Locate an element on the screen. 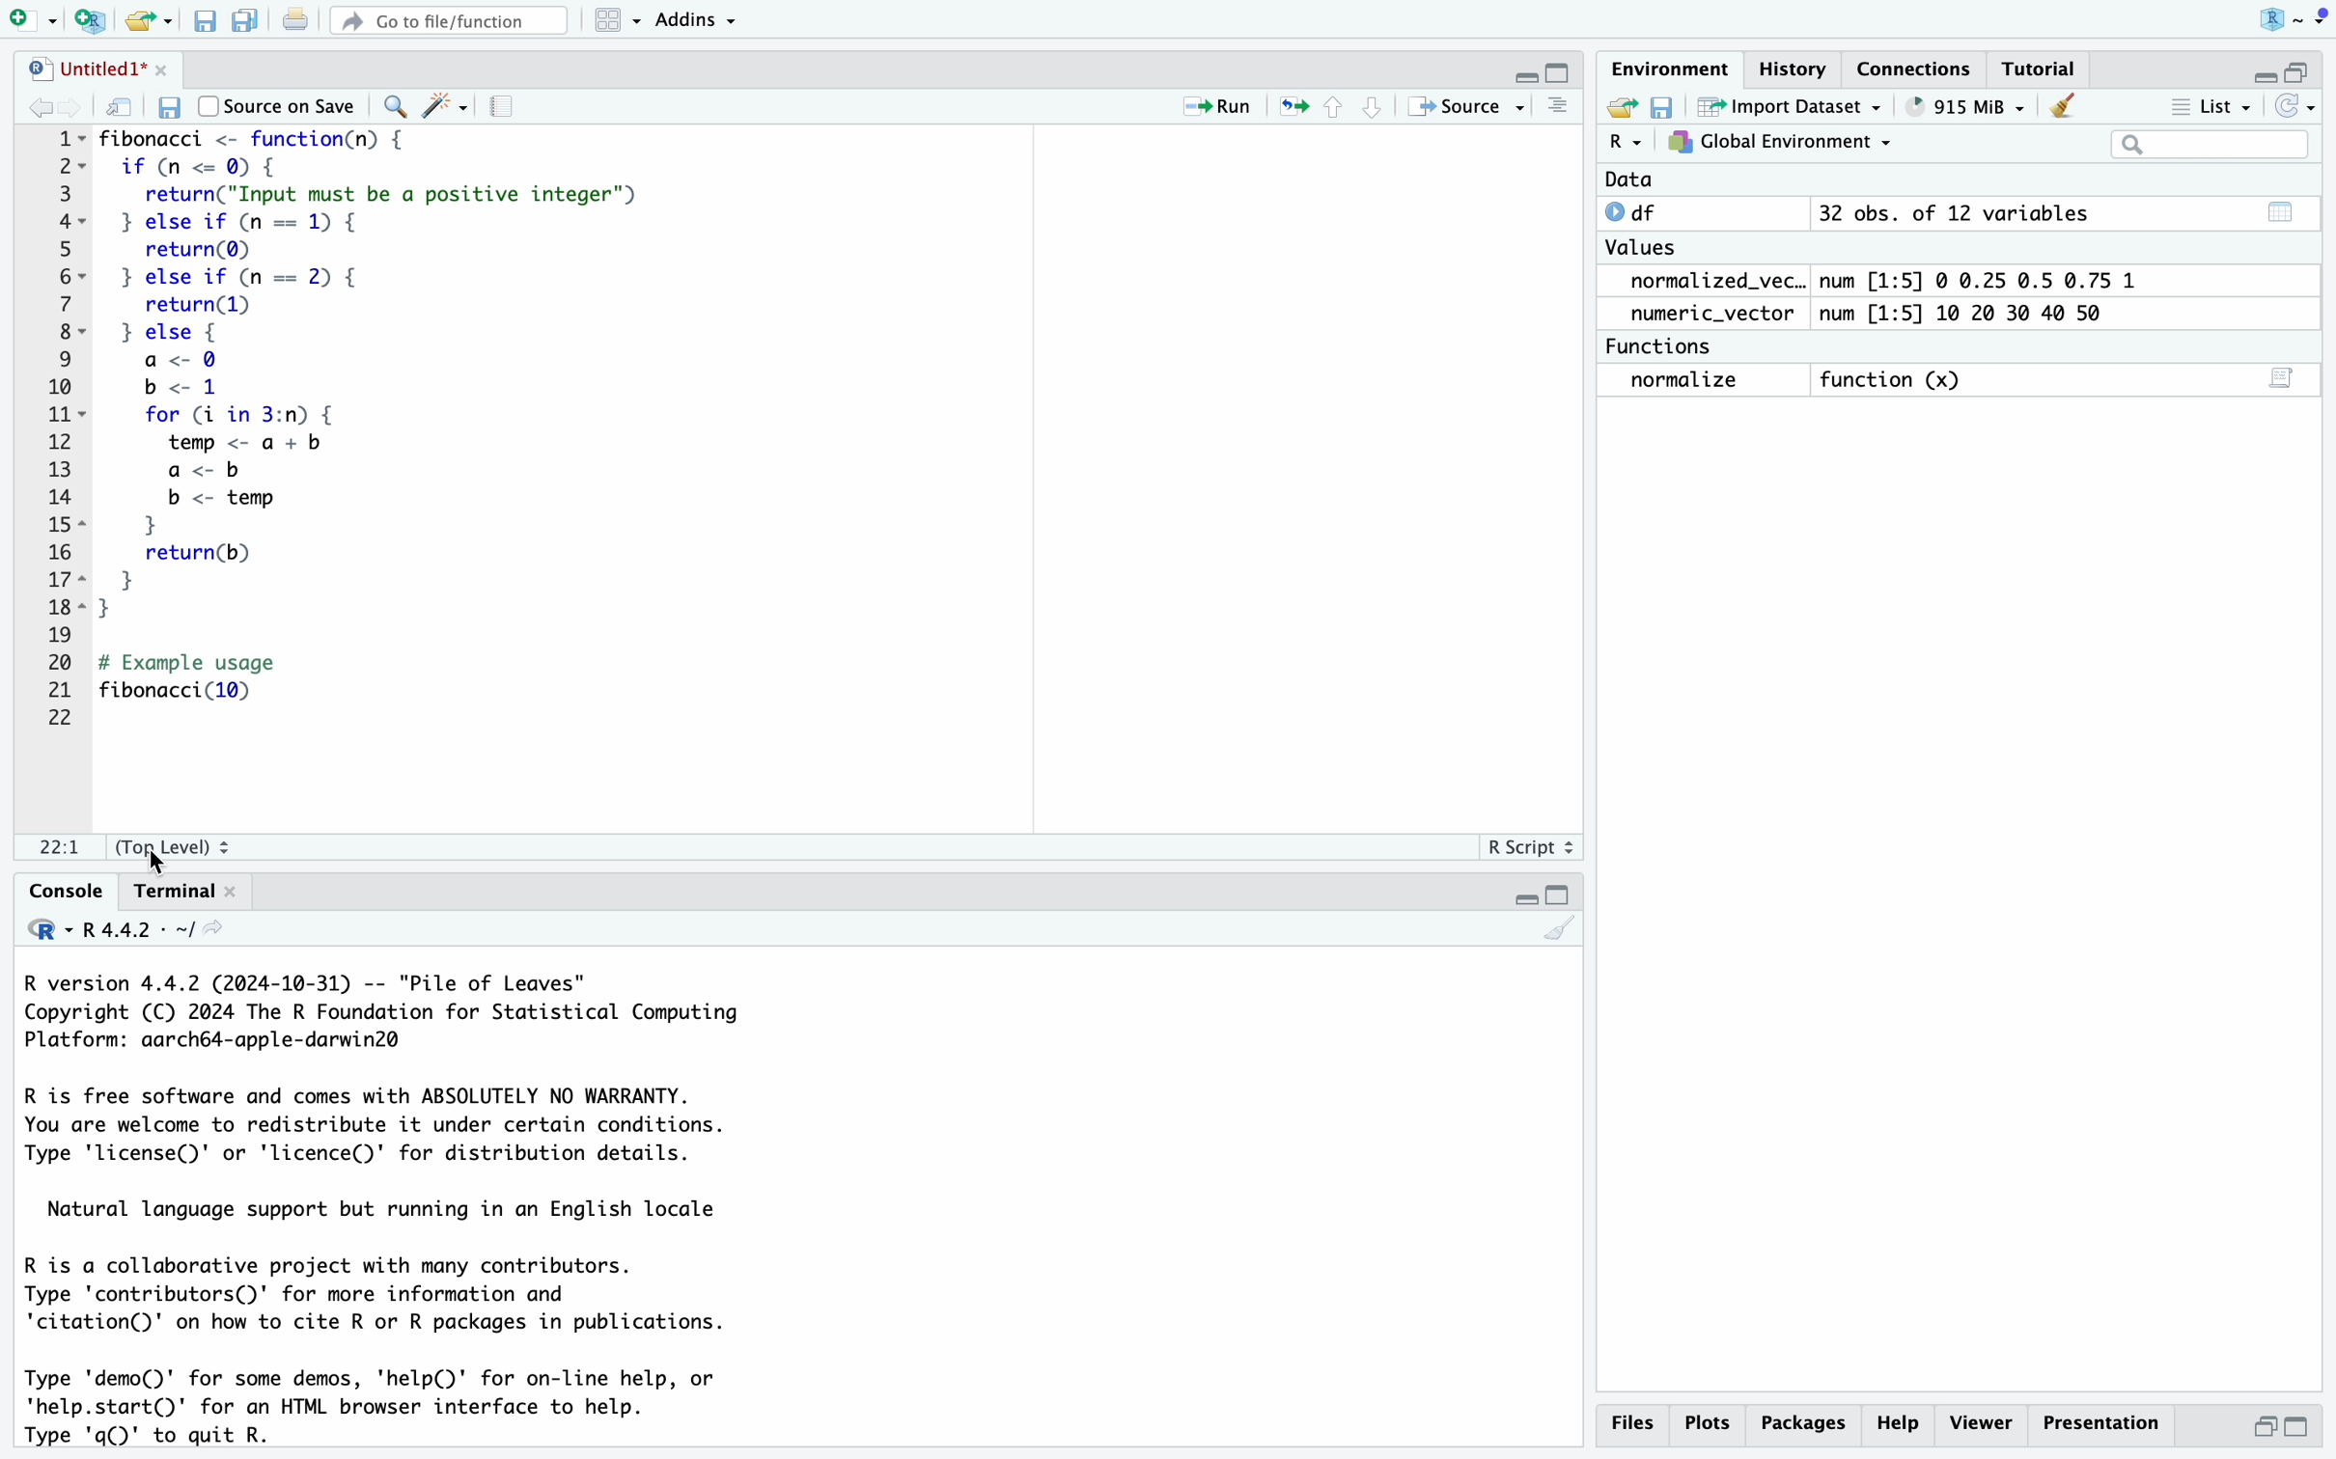 Image resolution: width=2336 pixels, height=1459 pixels. R is free software and comes with ABSOLUTELY NO WARRANTY.
You are welcome to redistribute it under certain conditions.
Type 'license()' or 'licence()' for distribution details. is located at coordinates (420, 1129).